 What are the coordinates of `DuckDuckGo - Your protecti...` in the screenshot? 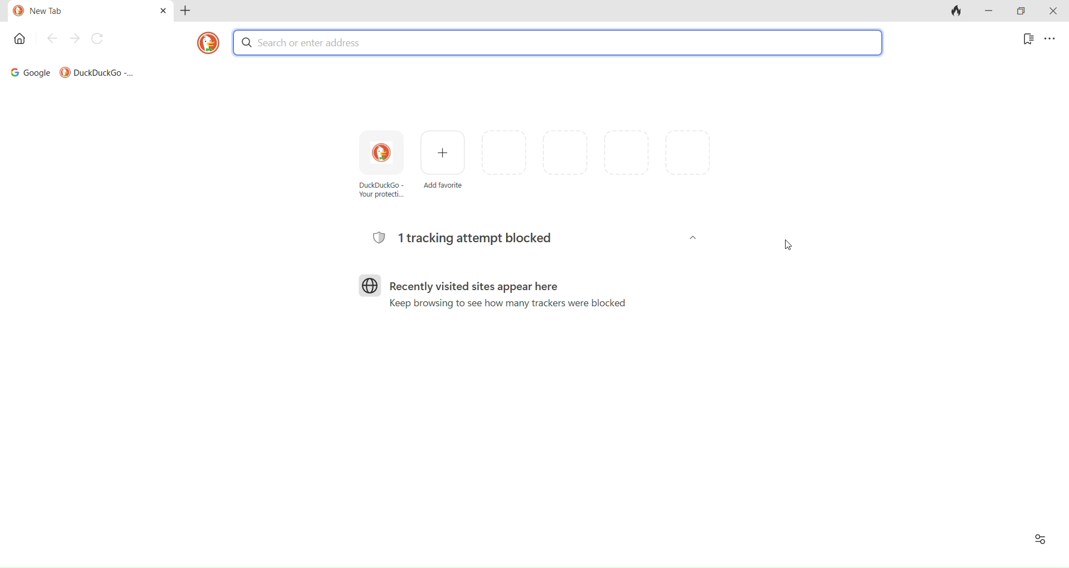 It's located at (383, 172).